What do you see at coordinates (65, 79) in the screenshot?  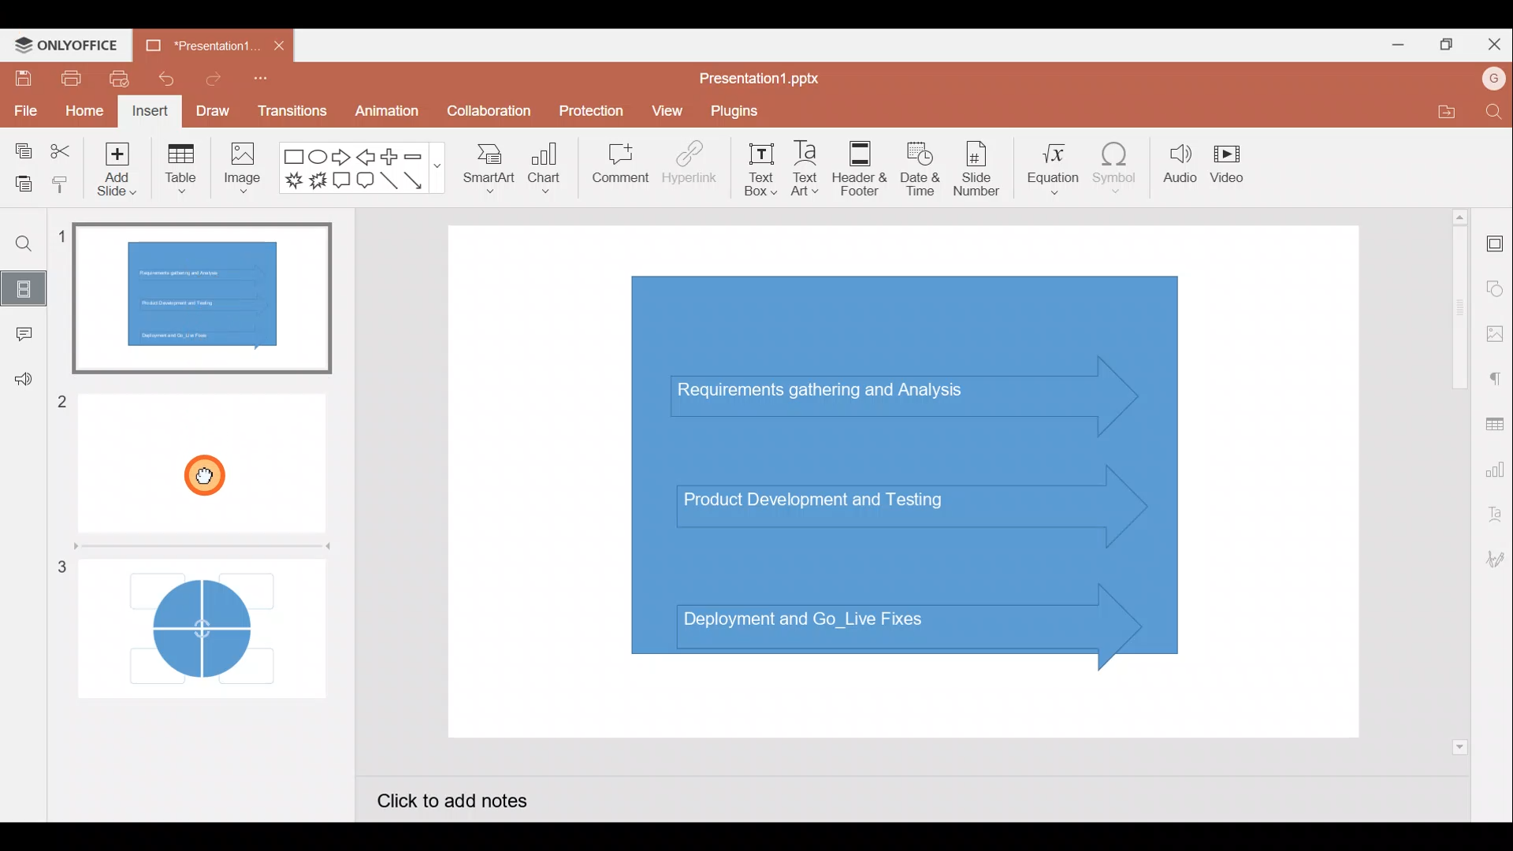 I see `Print file` at bounding box center [65, 79].